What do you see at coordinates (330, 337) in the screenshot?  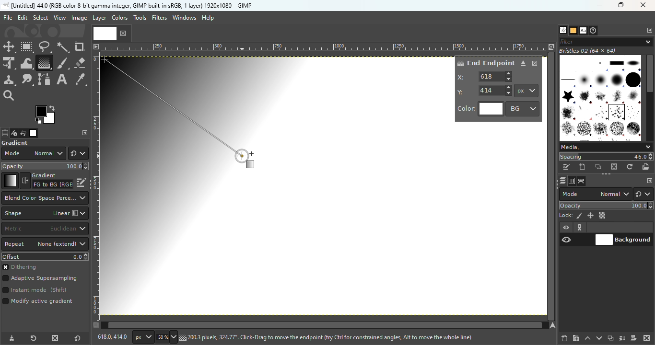 I see `700.3 pixels 324.77 click drag to move the endpoint (try ctrl for constrained angles, alt to move the whole line)` at bounding box center [330, 337].